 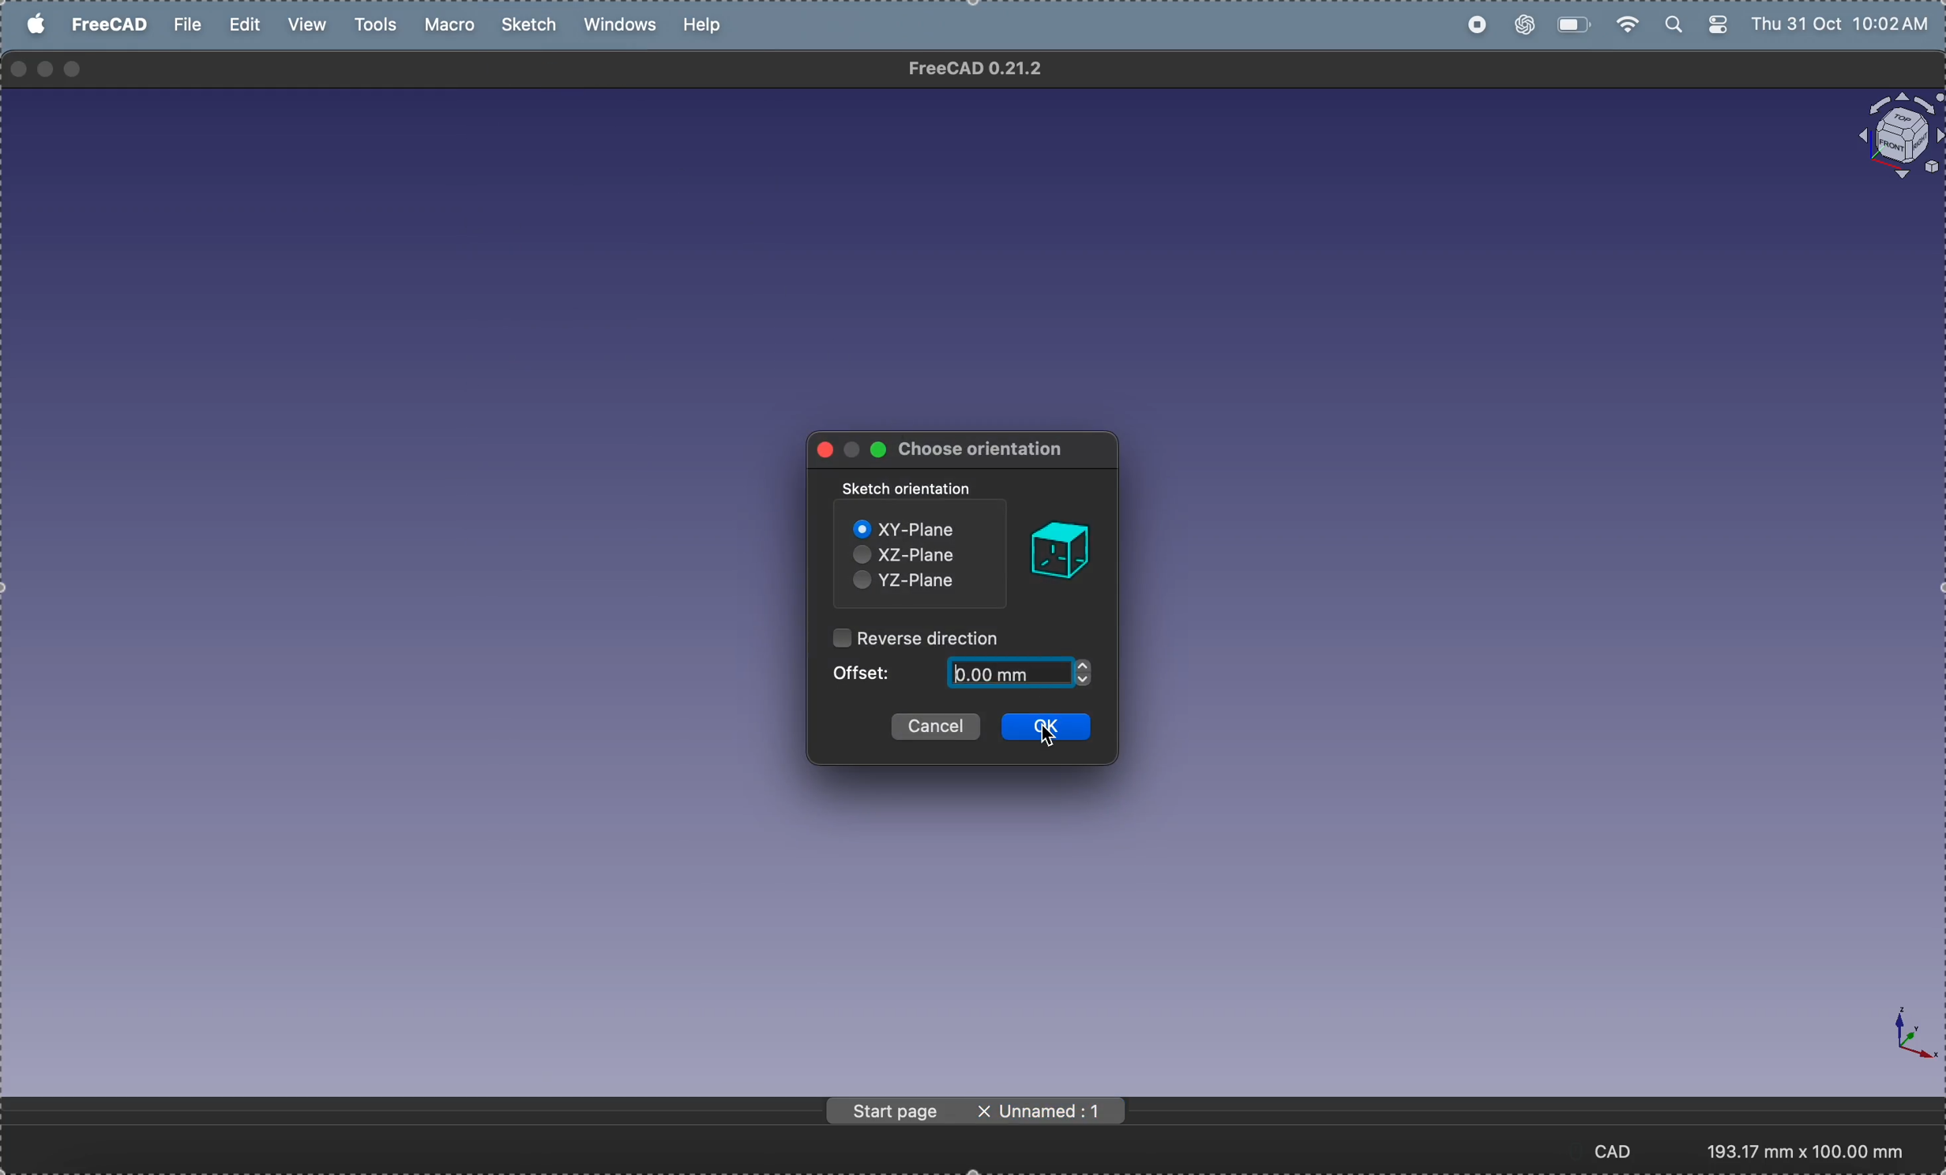 I want to click on page start, so click(x=896, y=1111).